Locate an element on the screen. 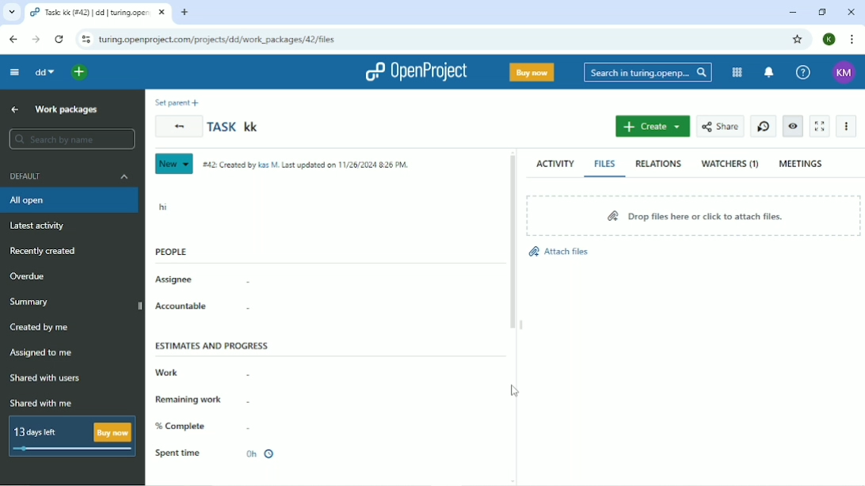 This screenshot has height=486, width=865. Assigned to me is located at coordinates (40, 352).